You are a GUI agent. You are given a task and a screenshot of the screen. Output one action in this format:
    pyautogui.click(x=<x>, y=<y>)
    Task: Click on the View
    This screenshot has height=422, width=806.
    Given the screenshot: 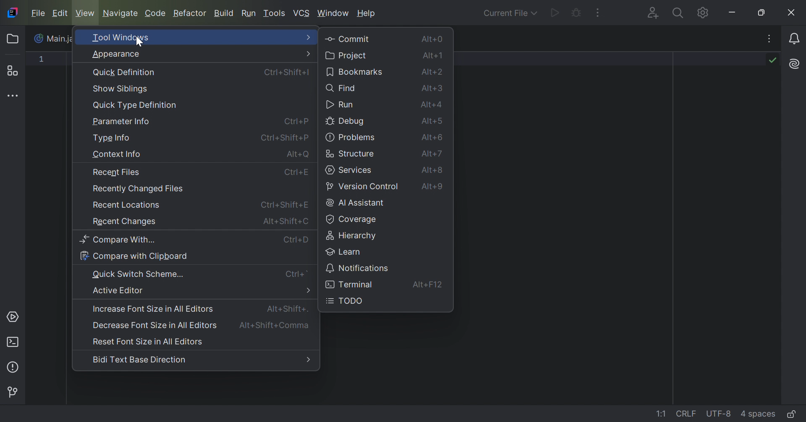 What is the action you would take?
    pyautogui.click(x=86, y=13)
    